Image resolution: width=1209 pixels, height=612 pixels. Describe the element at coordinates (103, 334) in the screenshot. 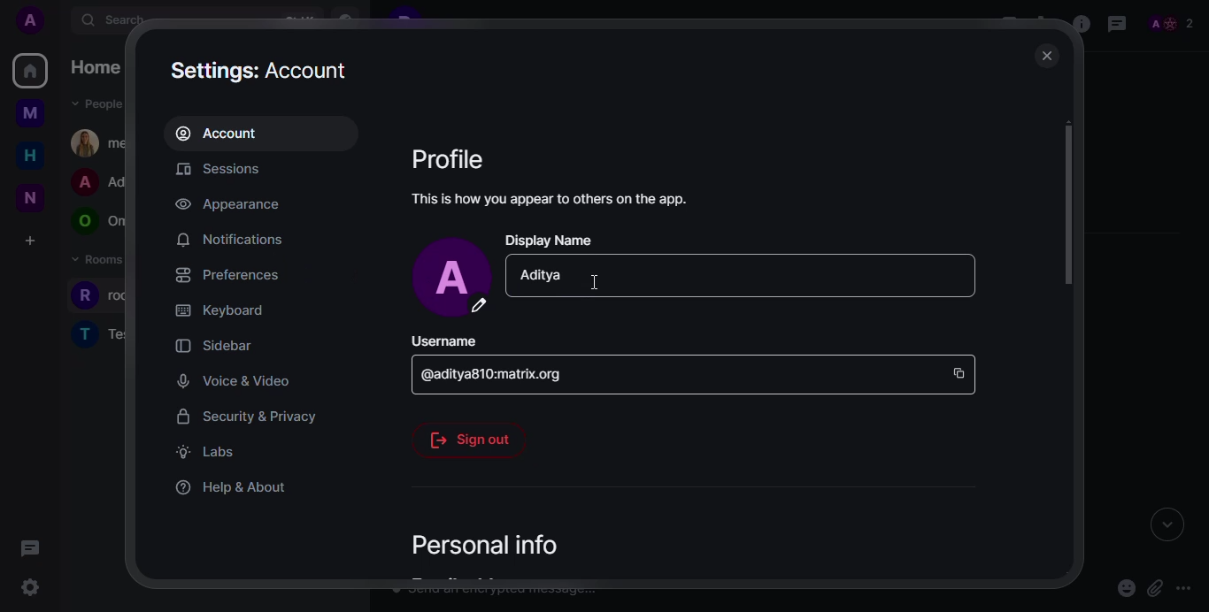

I see `rooms` at that location.